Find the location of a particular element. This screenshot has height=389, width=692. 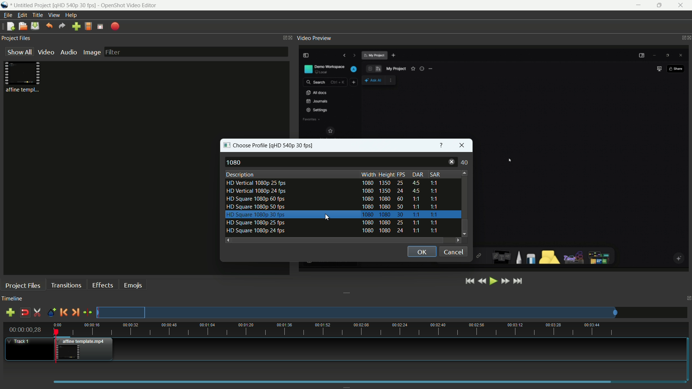

jump to end is located at coordinates (519, 281).